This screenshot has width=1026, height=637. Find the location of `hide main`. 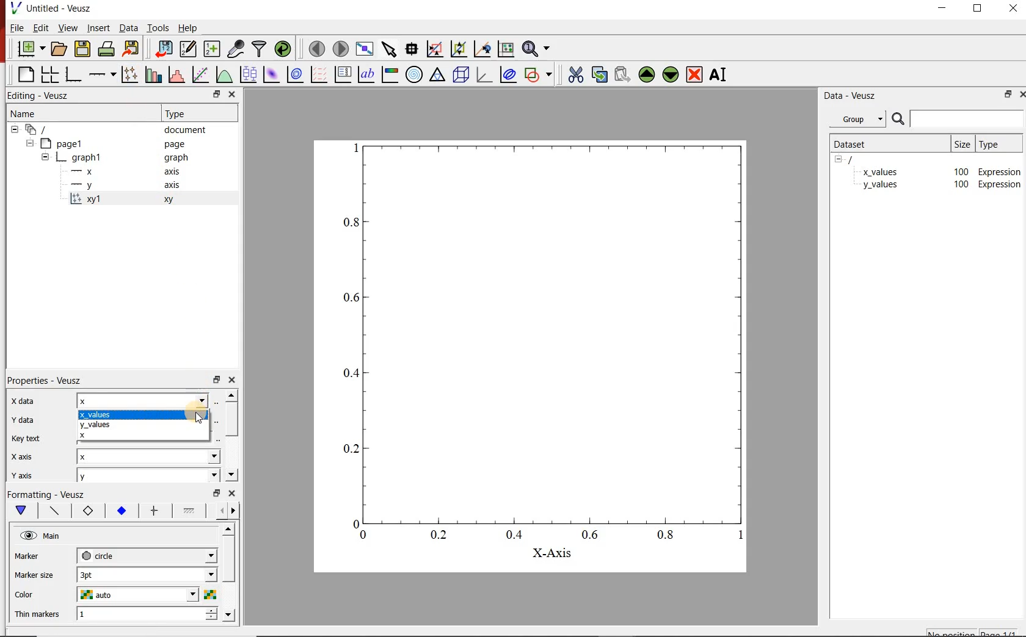

hide main is located at coordinates (42, 536).